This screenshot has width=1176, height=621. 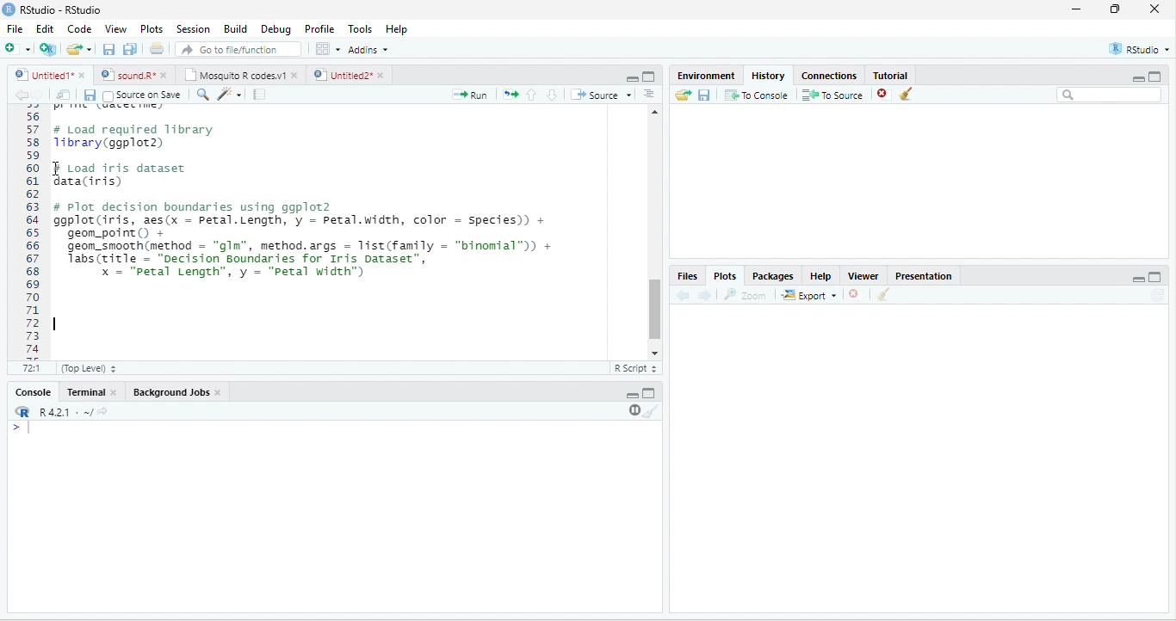 What do you see at coordinates (89, 369) in the screenshot?
I see `Top Level` at bounding box center [89, 369].